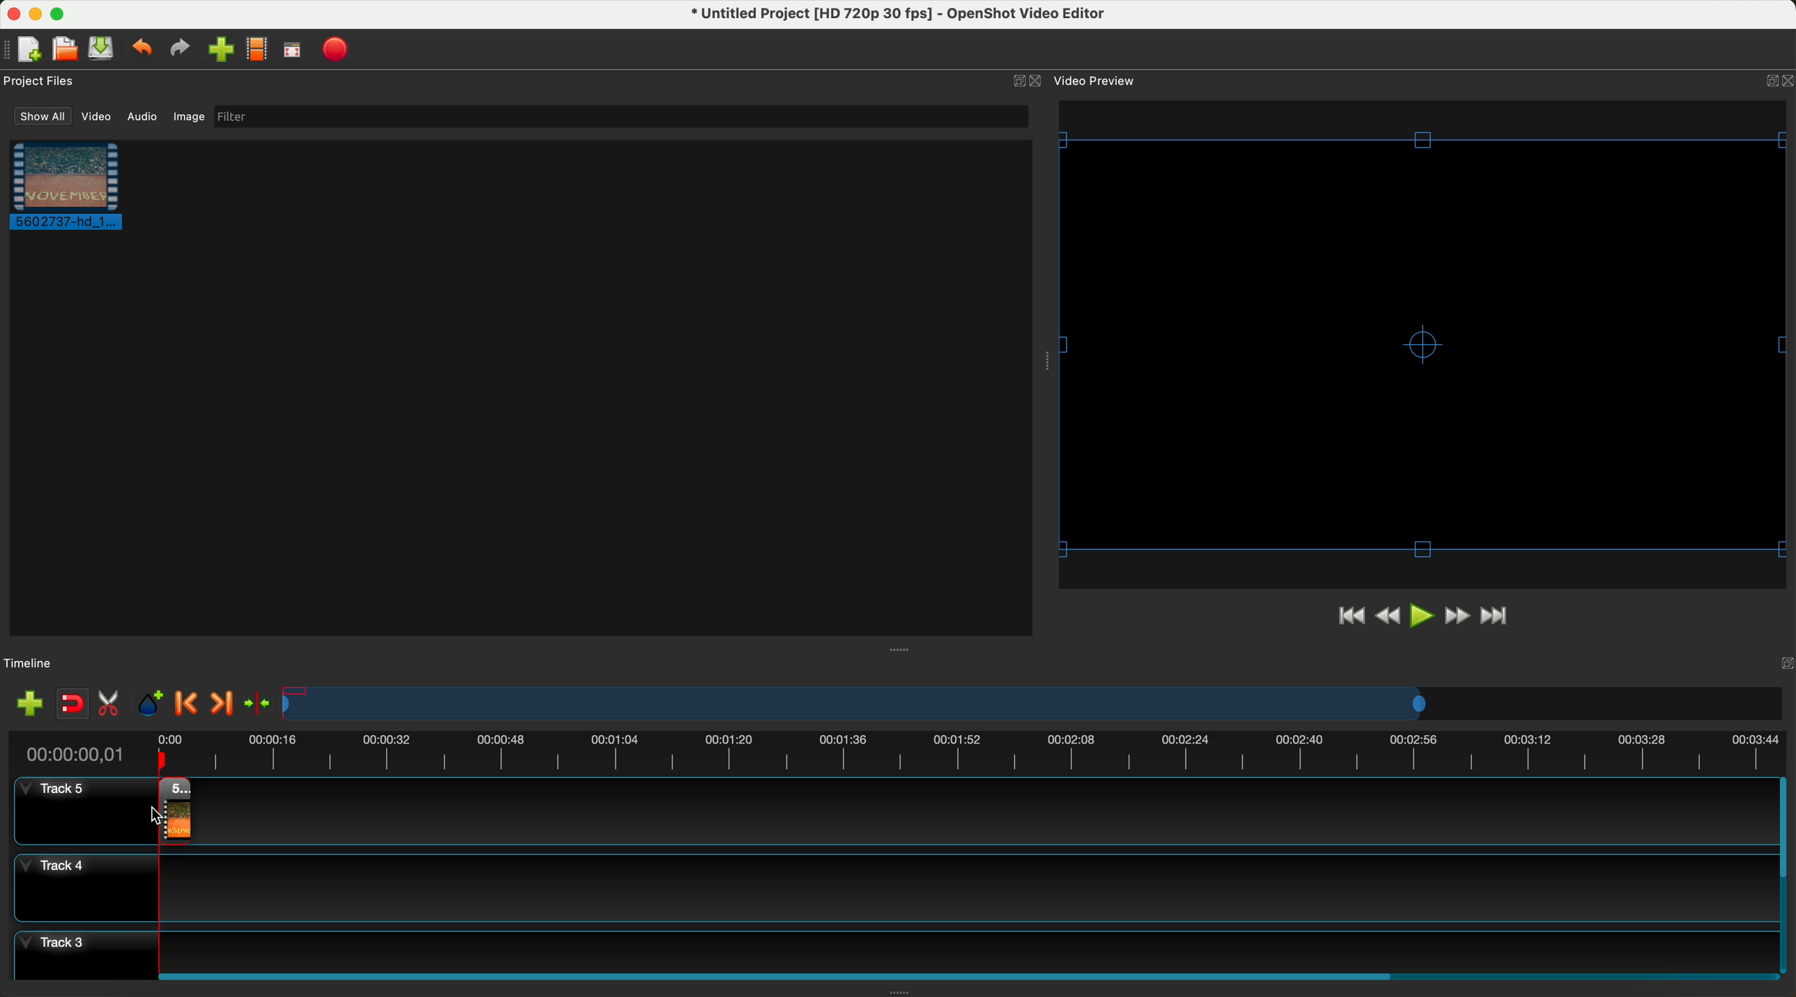  What do you see at coordinates (42, 116) in the screenshot?
I see `show all` at bounding box center [42, 116].